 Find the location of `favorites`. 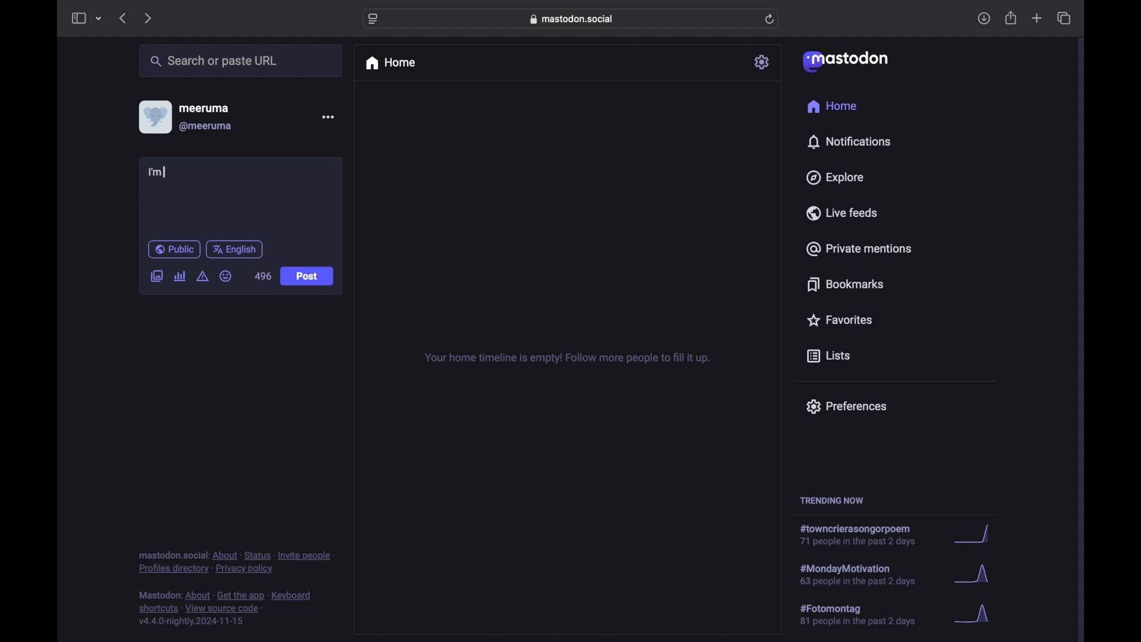

favorites is located at coordinates (839, 320).